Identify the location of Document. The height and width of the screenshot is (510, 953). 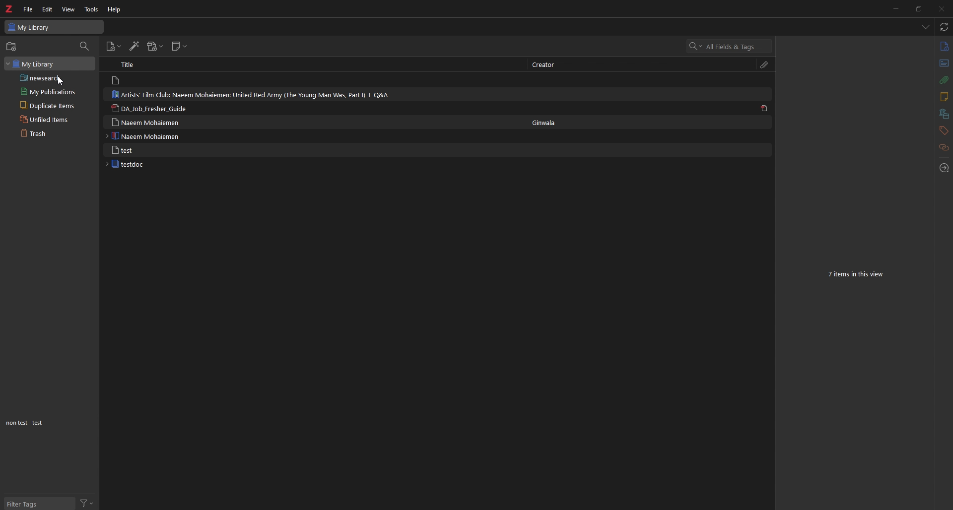
(145, 123).